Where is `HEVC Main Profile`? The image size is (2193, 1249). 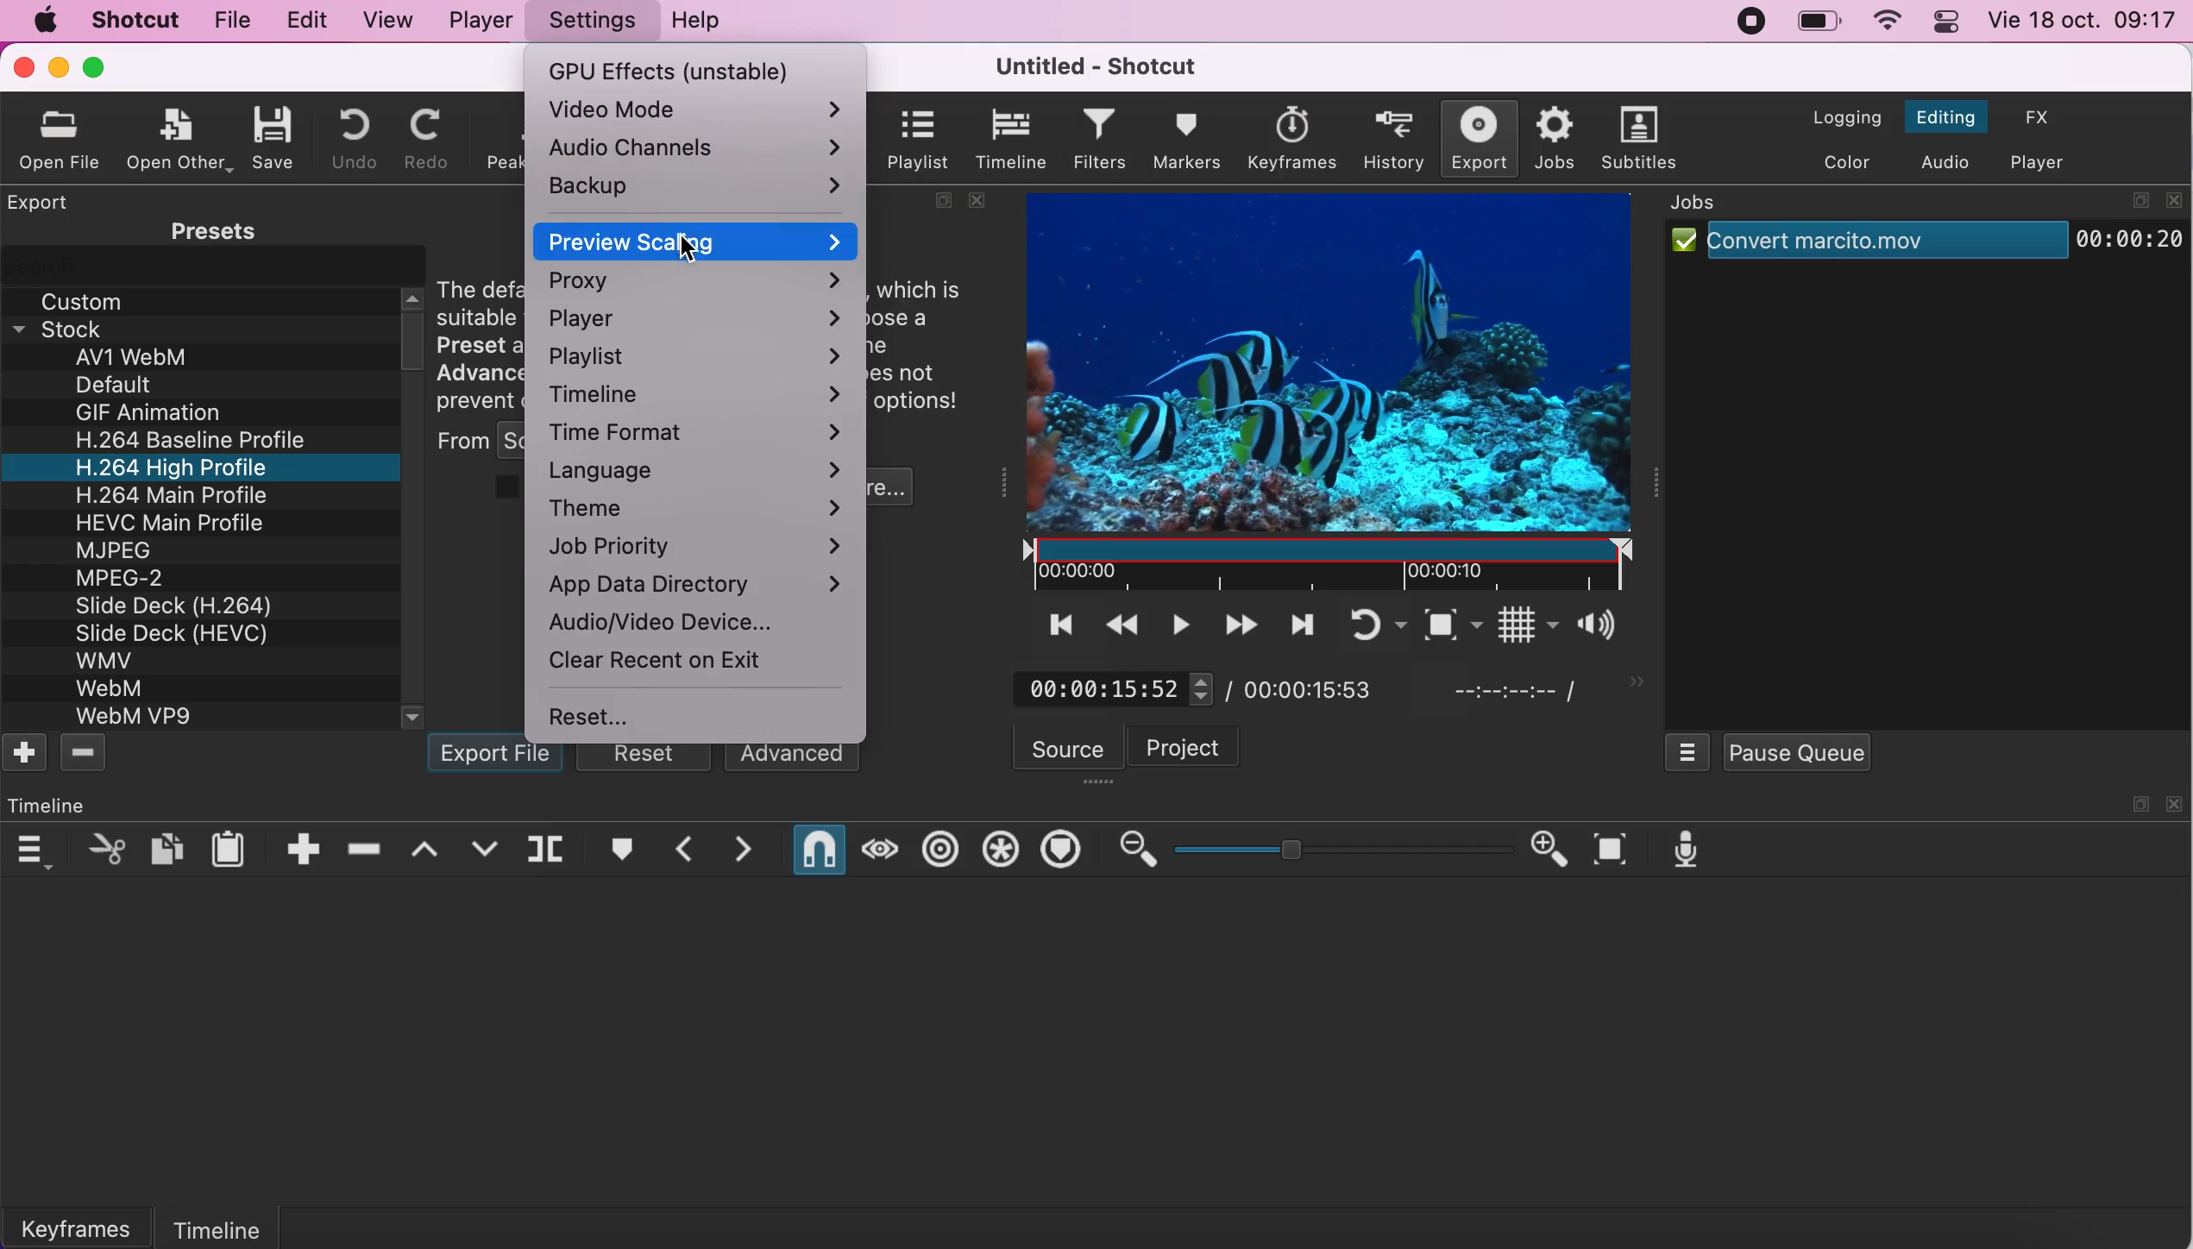
HEVC Main Profile is located at coordinates (172, 520).